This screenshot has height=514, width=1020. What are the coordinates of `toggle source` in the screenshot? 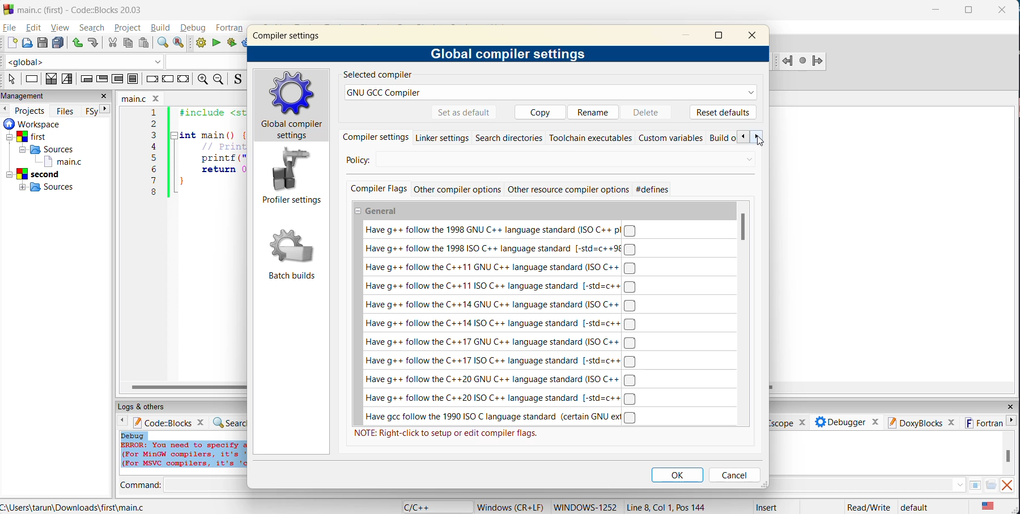 It's located at (237, 80).